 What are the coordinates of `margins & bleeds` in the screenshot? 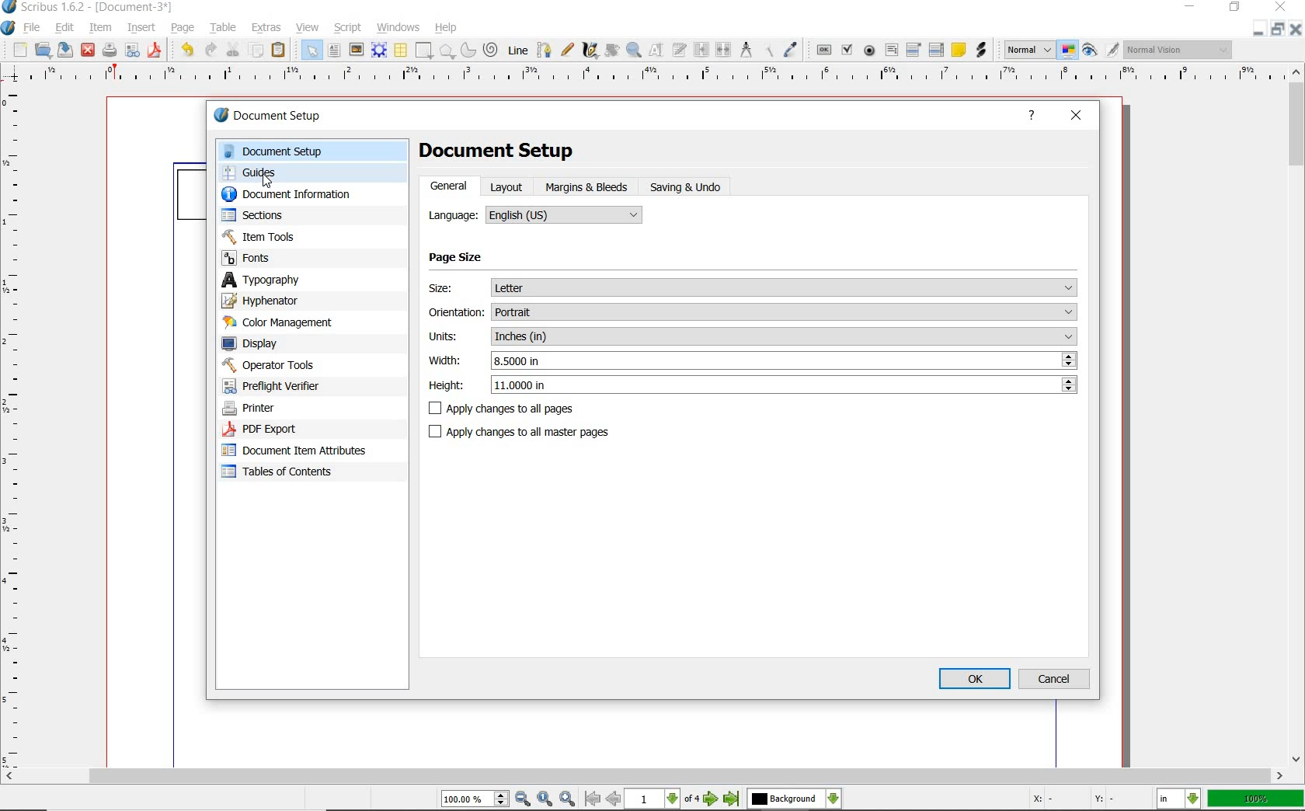 It's located at (587, 188).